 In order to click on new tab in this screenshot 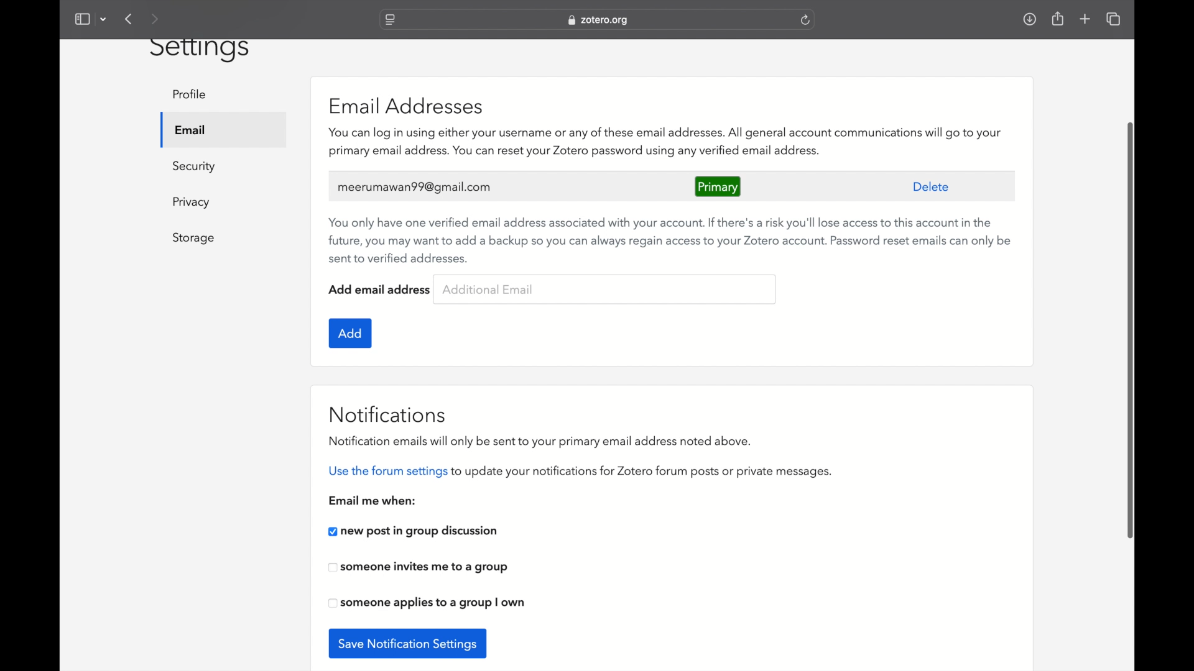, I will do `click(1085, 19)`.